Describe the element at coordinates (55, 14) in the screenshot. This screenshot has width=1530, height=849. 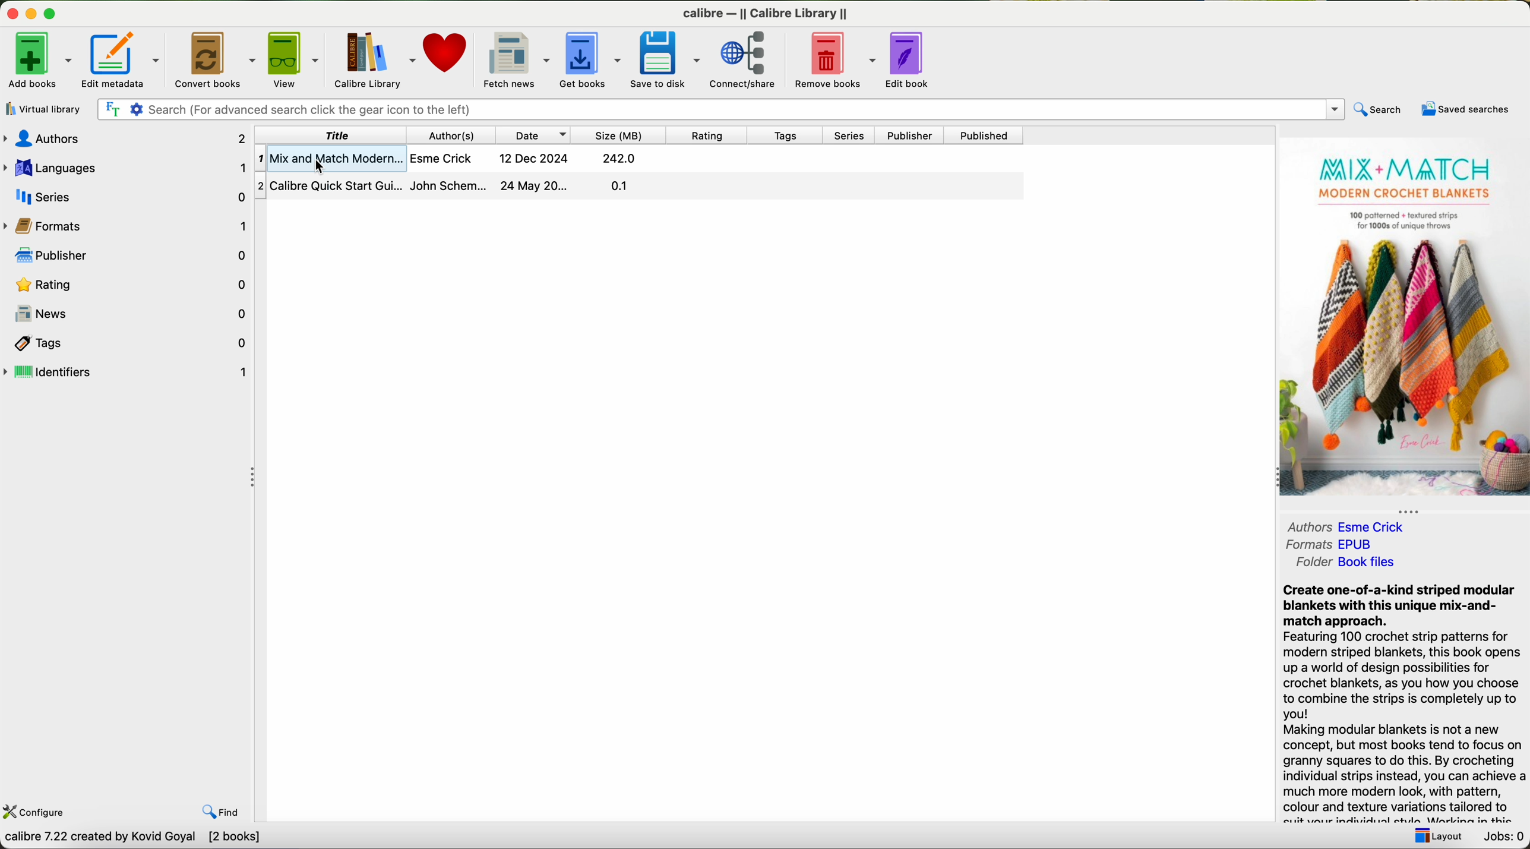
I see `maximize` at that location.